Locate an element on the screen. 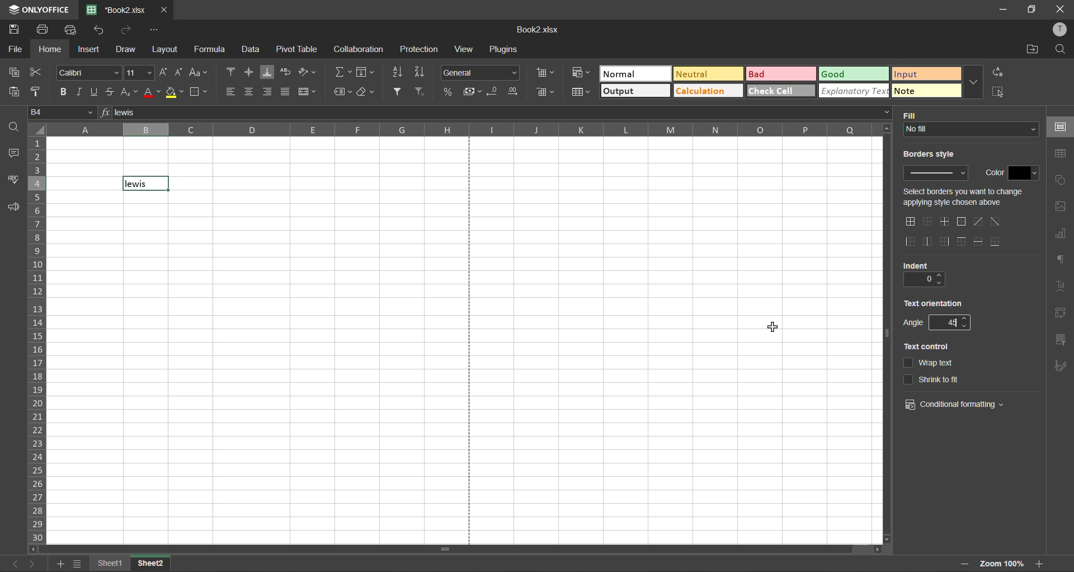 This screenshot has height=572, width=1074. horizontal scrollbar is located at coordinates (444, 548).